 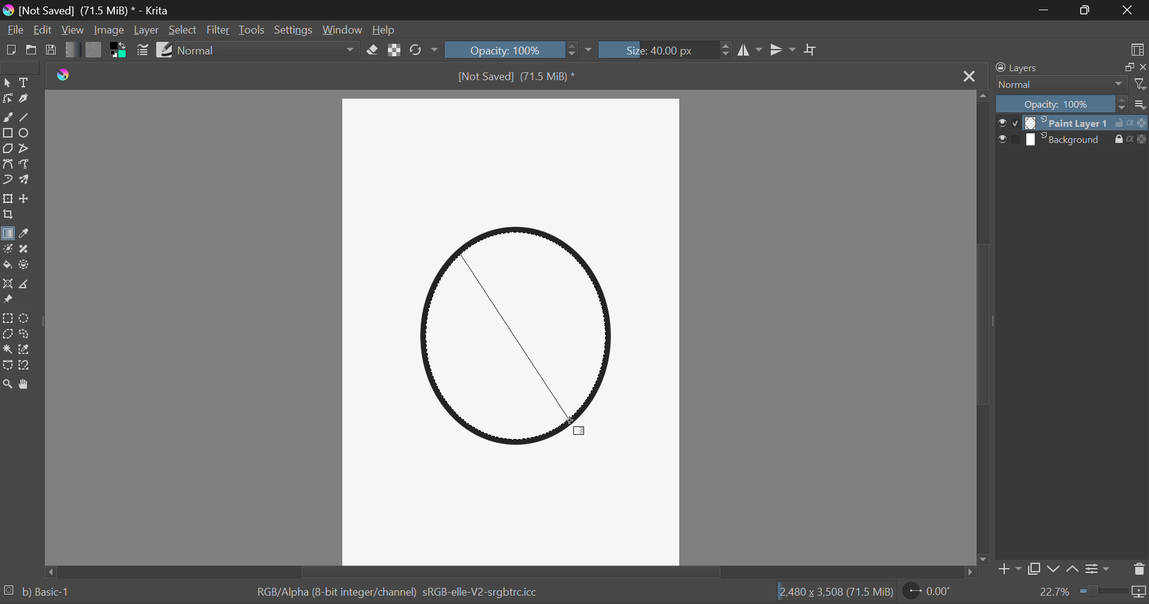 What do you see at coordinates (11, 11) in the screenshot?
I see `logo` at bounding box center [11, 11].